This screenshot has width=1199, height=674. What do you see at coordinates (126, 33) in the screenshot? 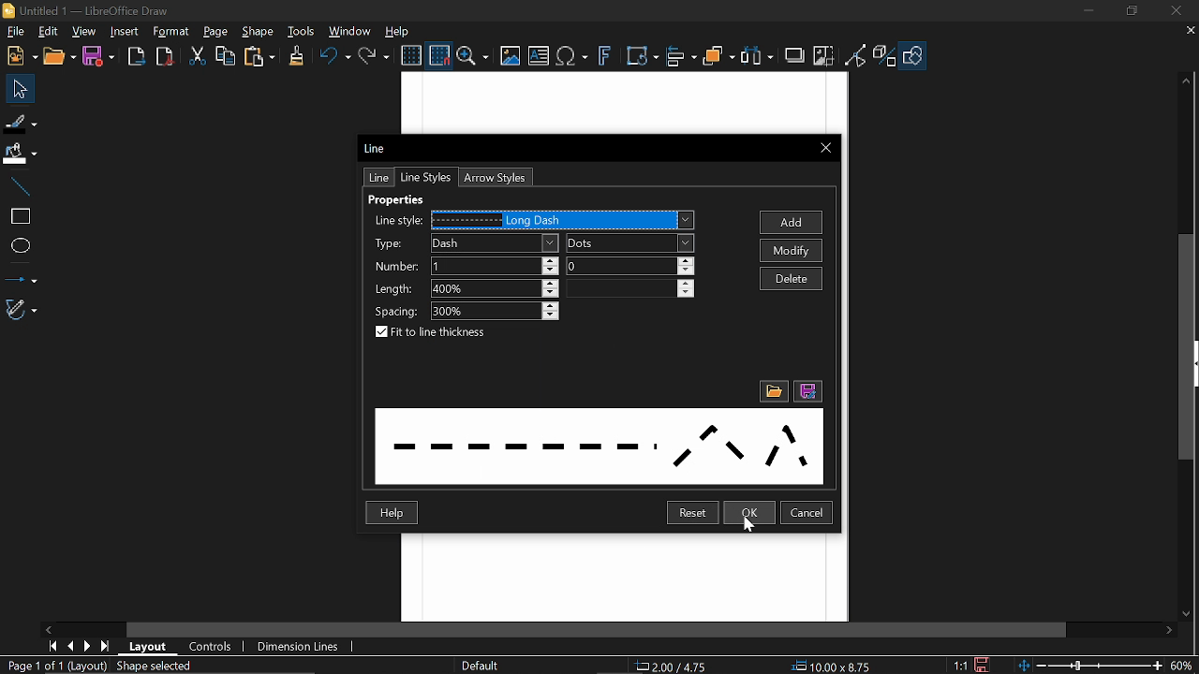
I see `Insert` at bounding box center [126, 33].